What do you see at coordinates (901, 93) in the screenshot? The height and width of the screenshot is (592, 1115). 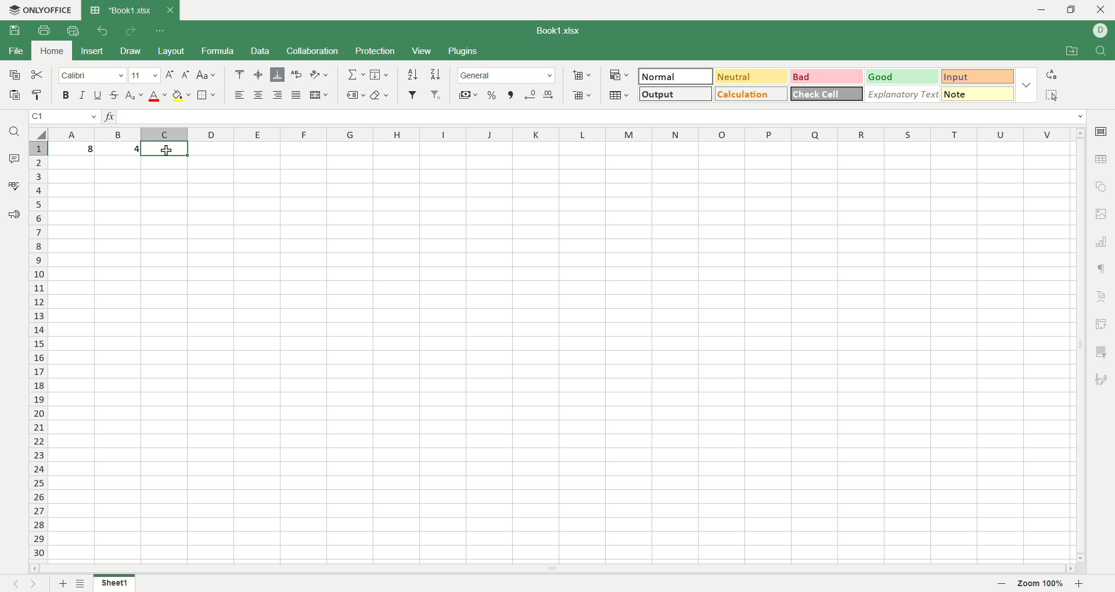 I see `explanatory text` at bounding box center [901, 93].